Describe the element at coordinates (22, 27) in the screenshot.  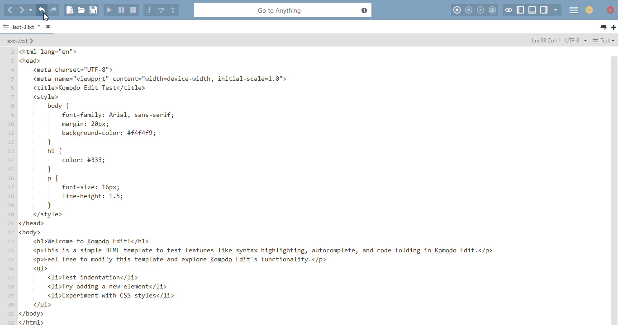
I see `text-3` at that location.